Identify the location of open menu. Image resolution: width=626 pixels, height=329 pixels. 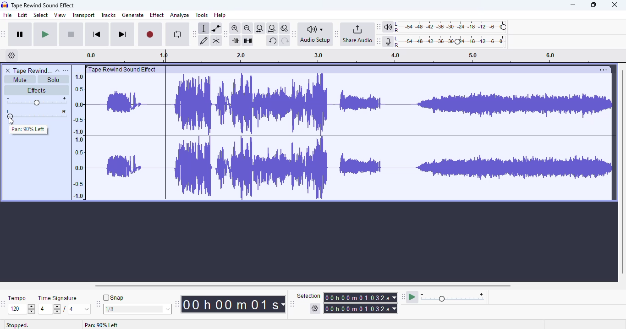
(66, 71).